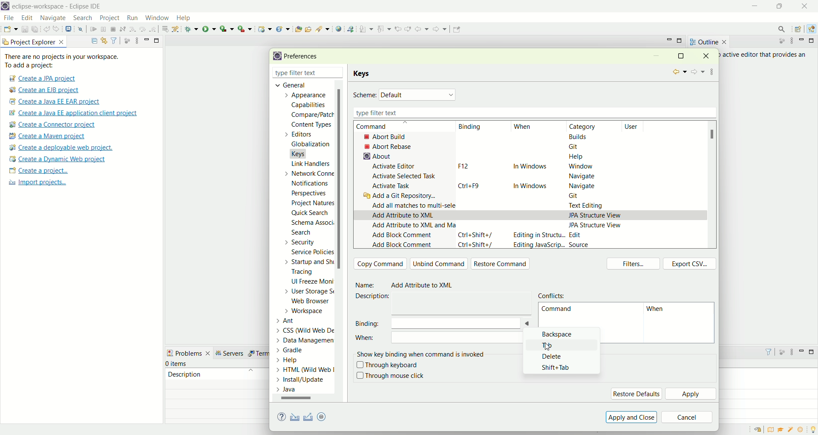 This screenshot has width=818, height=435. I want to click on Install/update, so click(302, 381).